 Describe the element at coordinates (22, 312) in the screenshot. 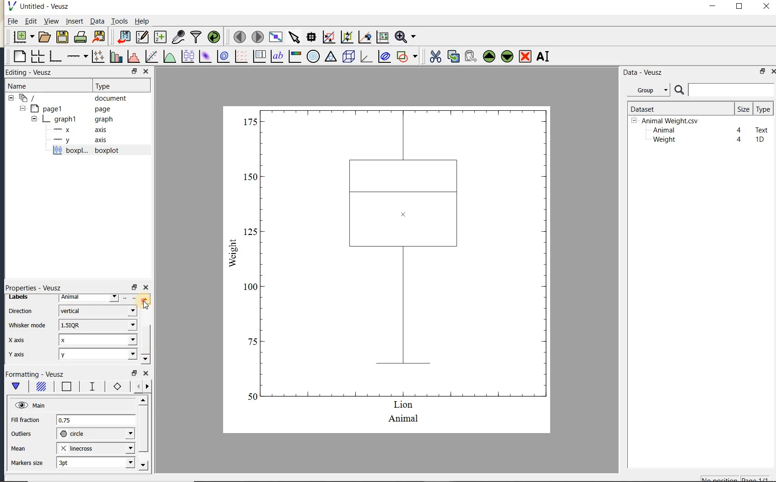

I see `Direction` at that location.